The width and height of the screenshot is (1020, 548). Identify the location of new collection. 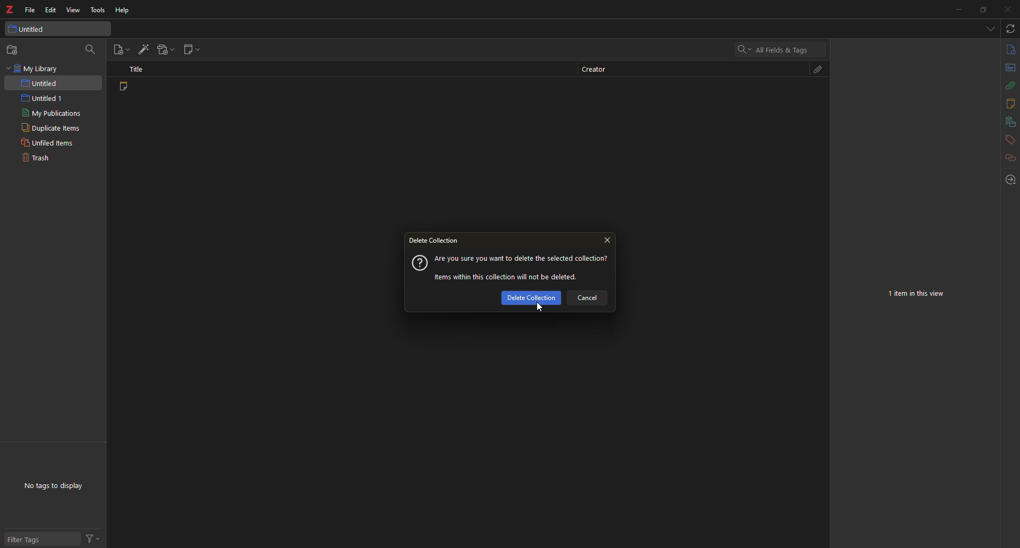
(14, 50).